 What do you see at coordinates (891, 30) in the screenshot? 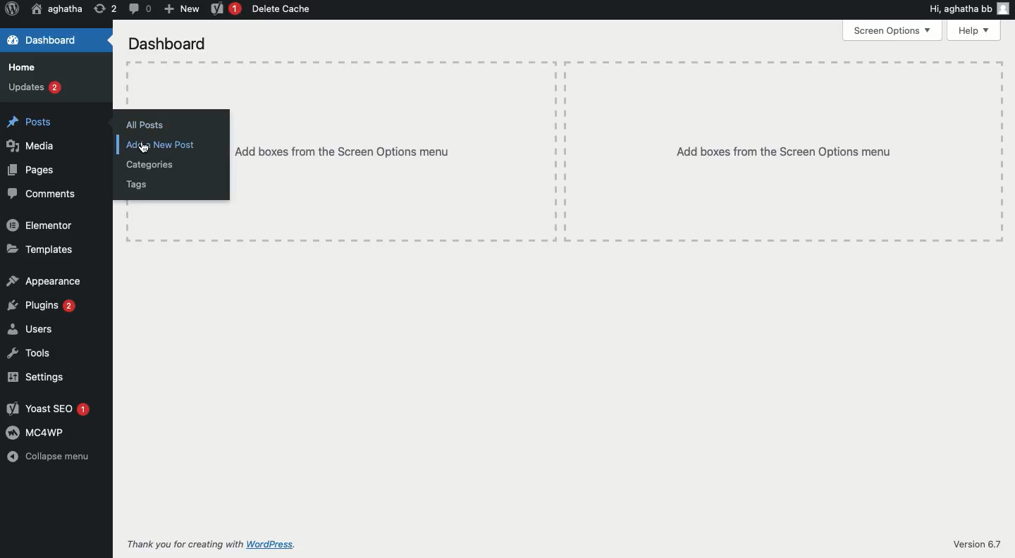
I see `Screen Options` at bounding box center [891, 30].